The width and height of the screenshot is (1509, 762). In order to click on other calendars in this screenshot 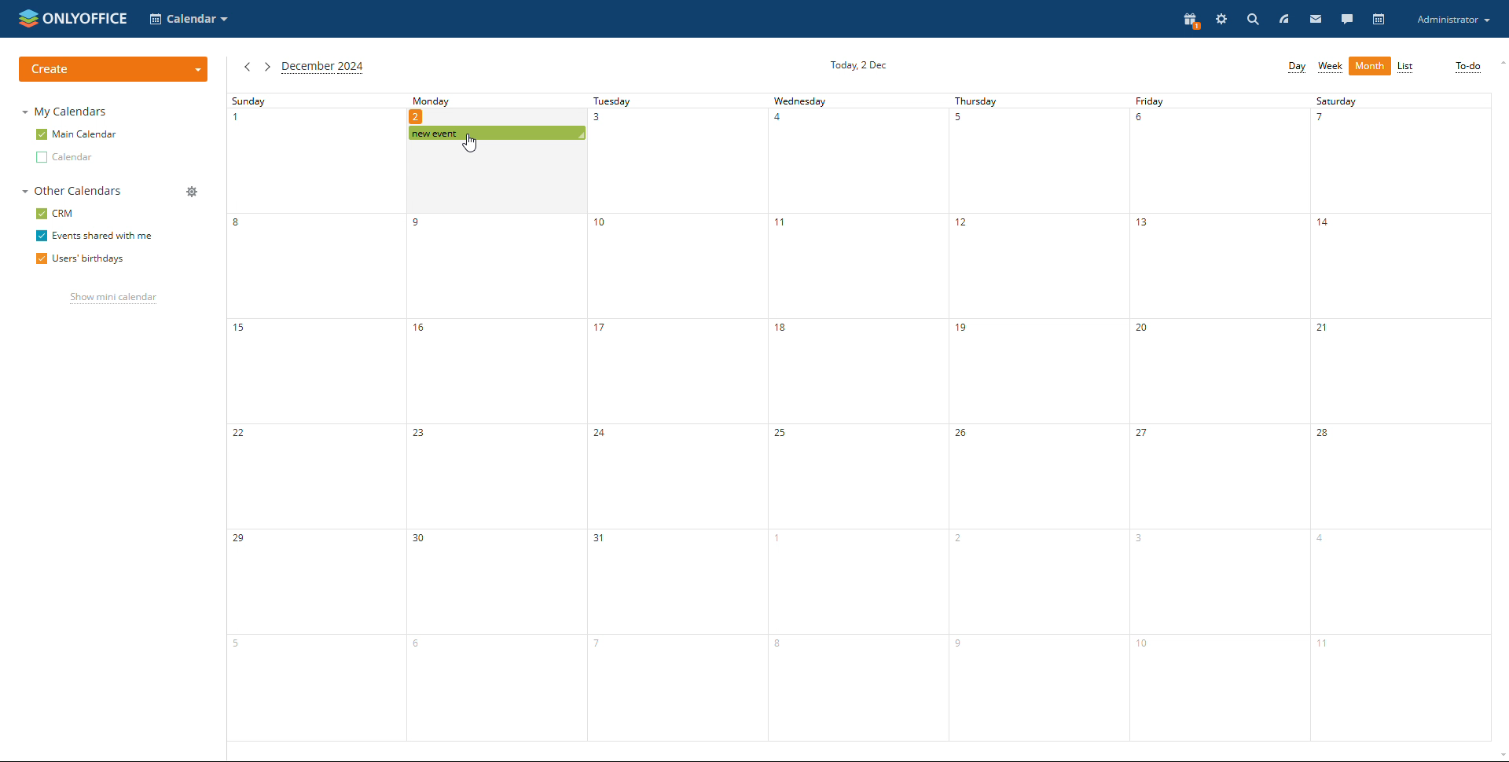, I will do `click(72, 191)`.